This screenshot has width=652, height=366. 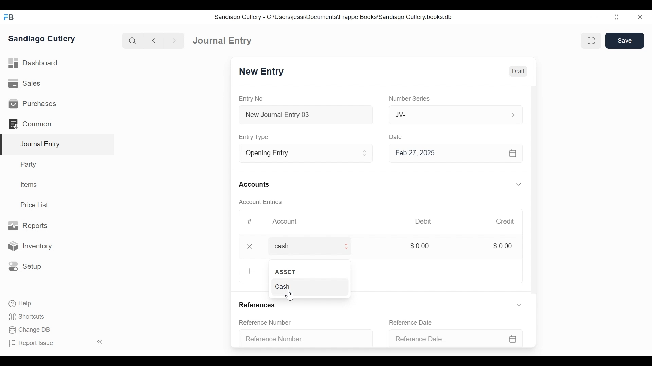 I want to click on Price List, so click(x=36, y=205).